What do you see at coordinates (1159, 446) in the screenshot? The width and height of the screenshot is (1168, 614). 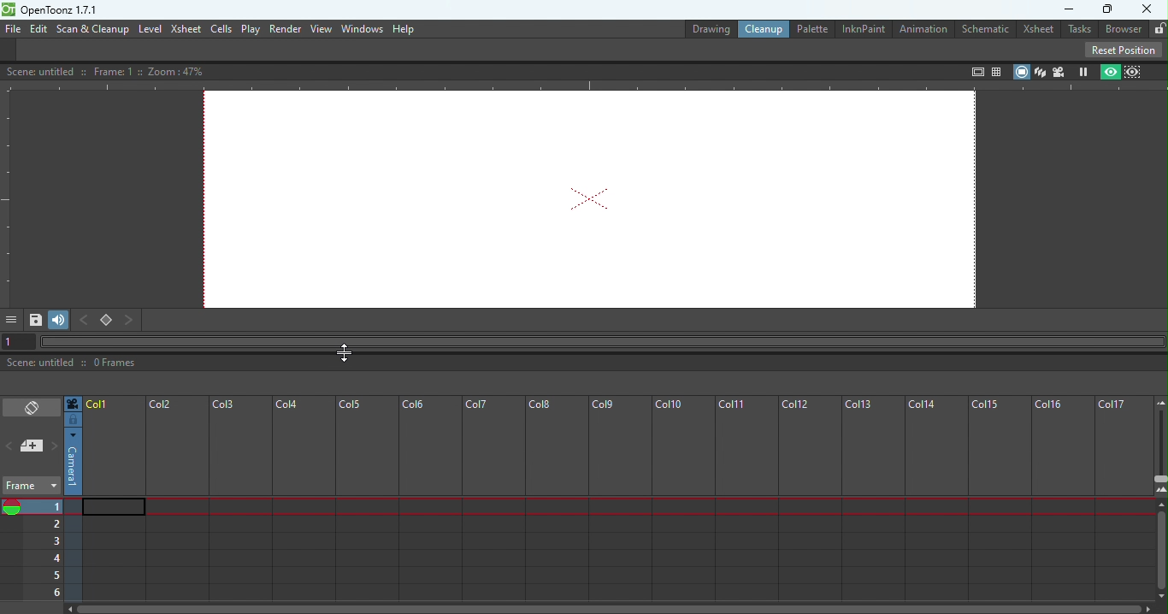 I see `Zoom in/out of Xsheet` at bounding box center [1159, 446].